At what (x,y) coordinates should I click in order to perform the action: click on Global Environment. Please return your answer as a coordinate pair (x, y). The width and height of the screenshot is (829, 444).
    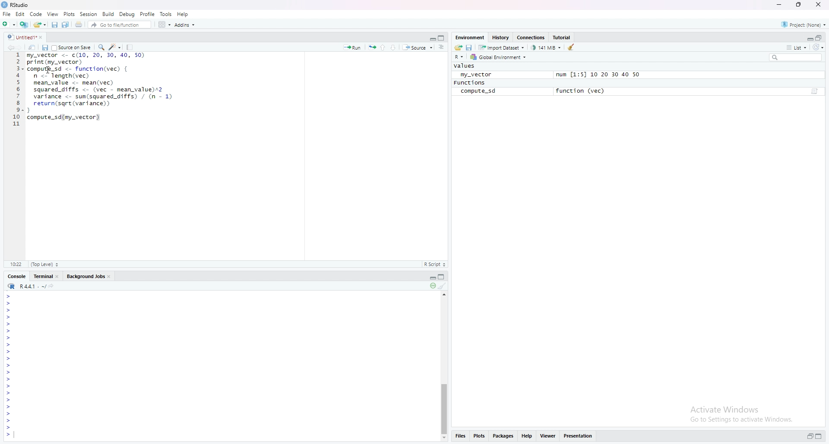
    Looking at the image, I should click on (498, 57).